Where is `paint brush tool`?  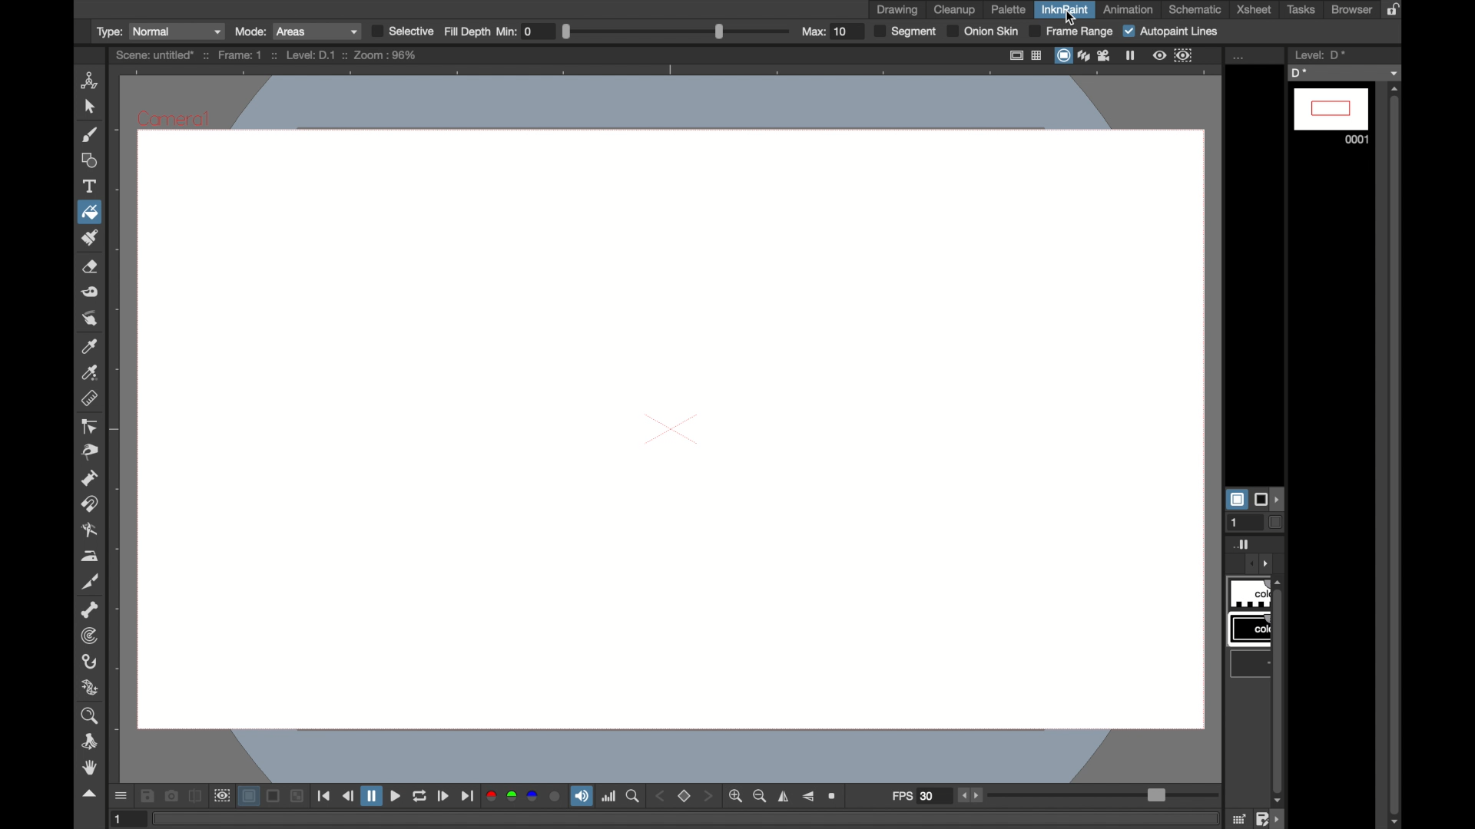 paint brush tool is located at coordinates (91, 238).